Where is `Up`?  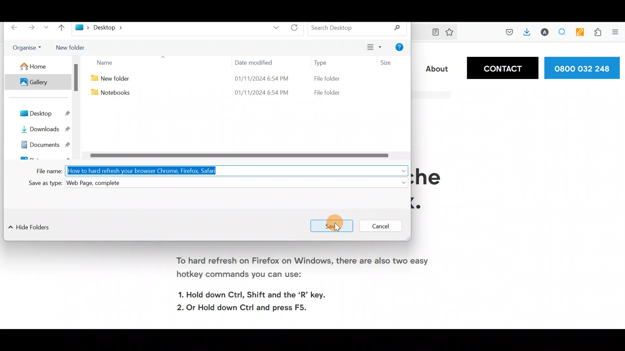
Up is located at coordinates (63, 29).